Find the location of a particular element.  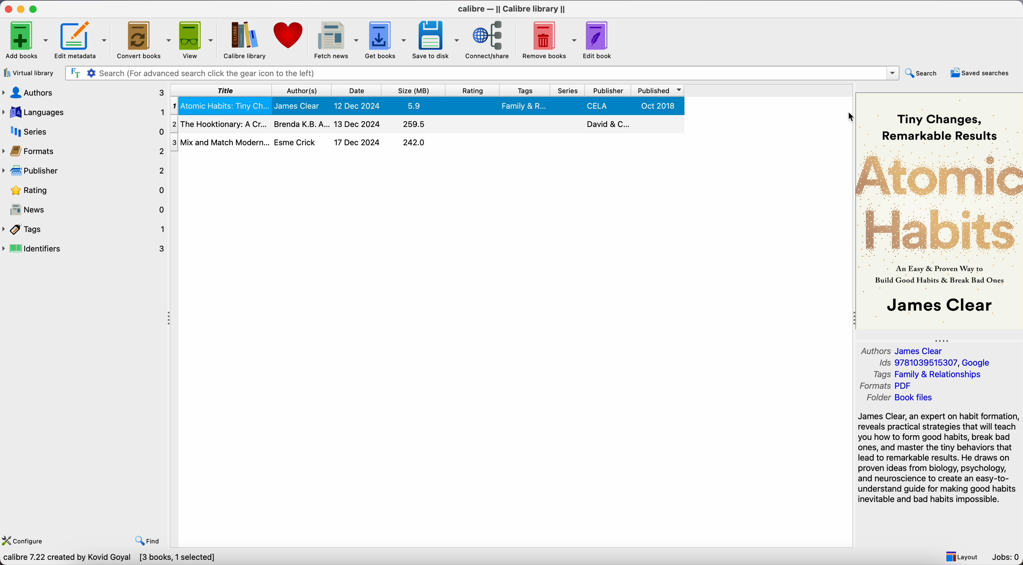

Family & R... is located at coordinates (527, 106).